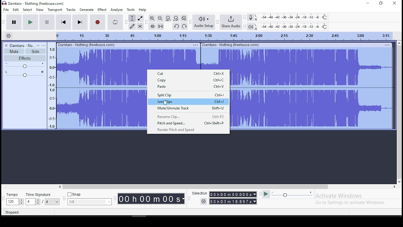  What do you see at coordinates (189, 95) in the screenshot?
I see `split clips ctrl+i` at bounding box center [189, 95].